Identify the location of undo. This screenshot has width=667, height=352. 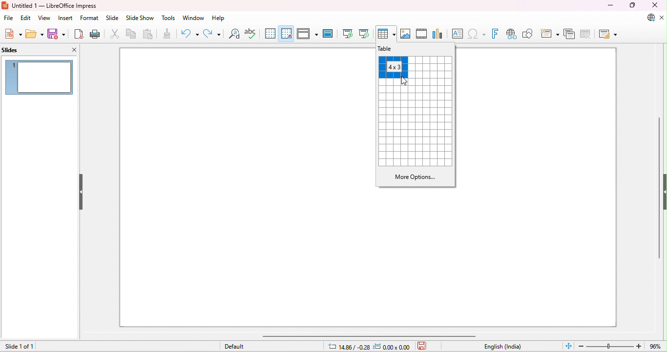
(189, 34).